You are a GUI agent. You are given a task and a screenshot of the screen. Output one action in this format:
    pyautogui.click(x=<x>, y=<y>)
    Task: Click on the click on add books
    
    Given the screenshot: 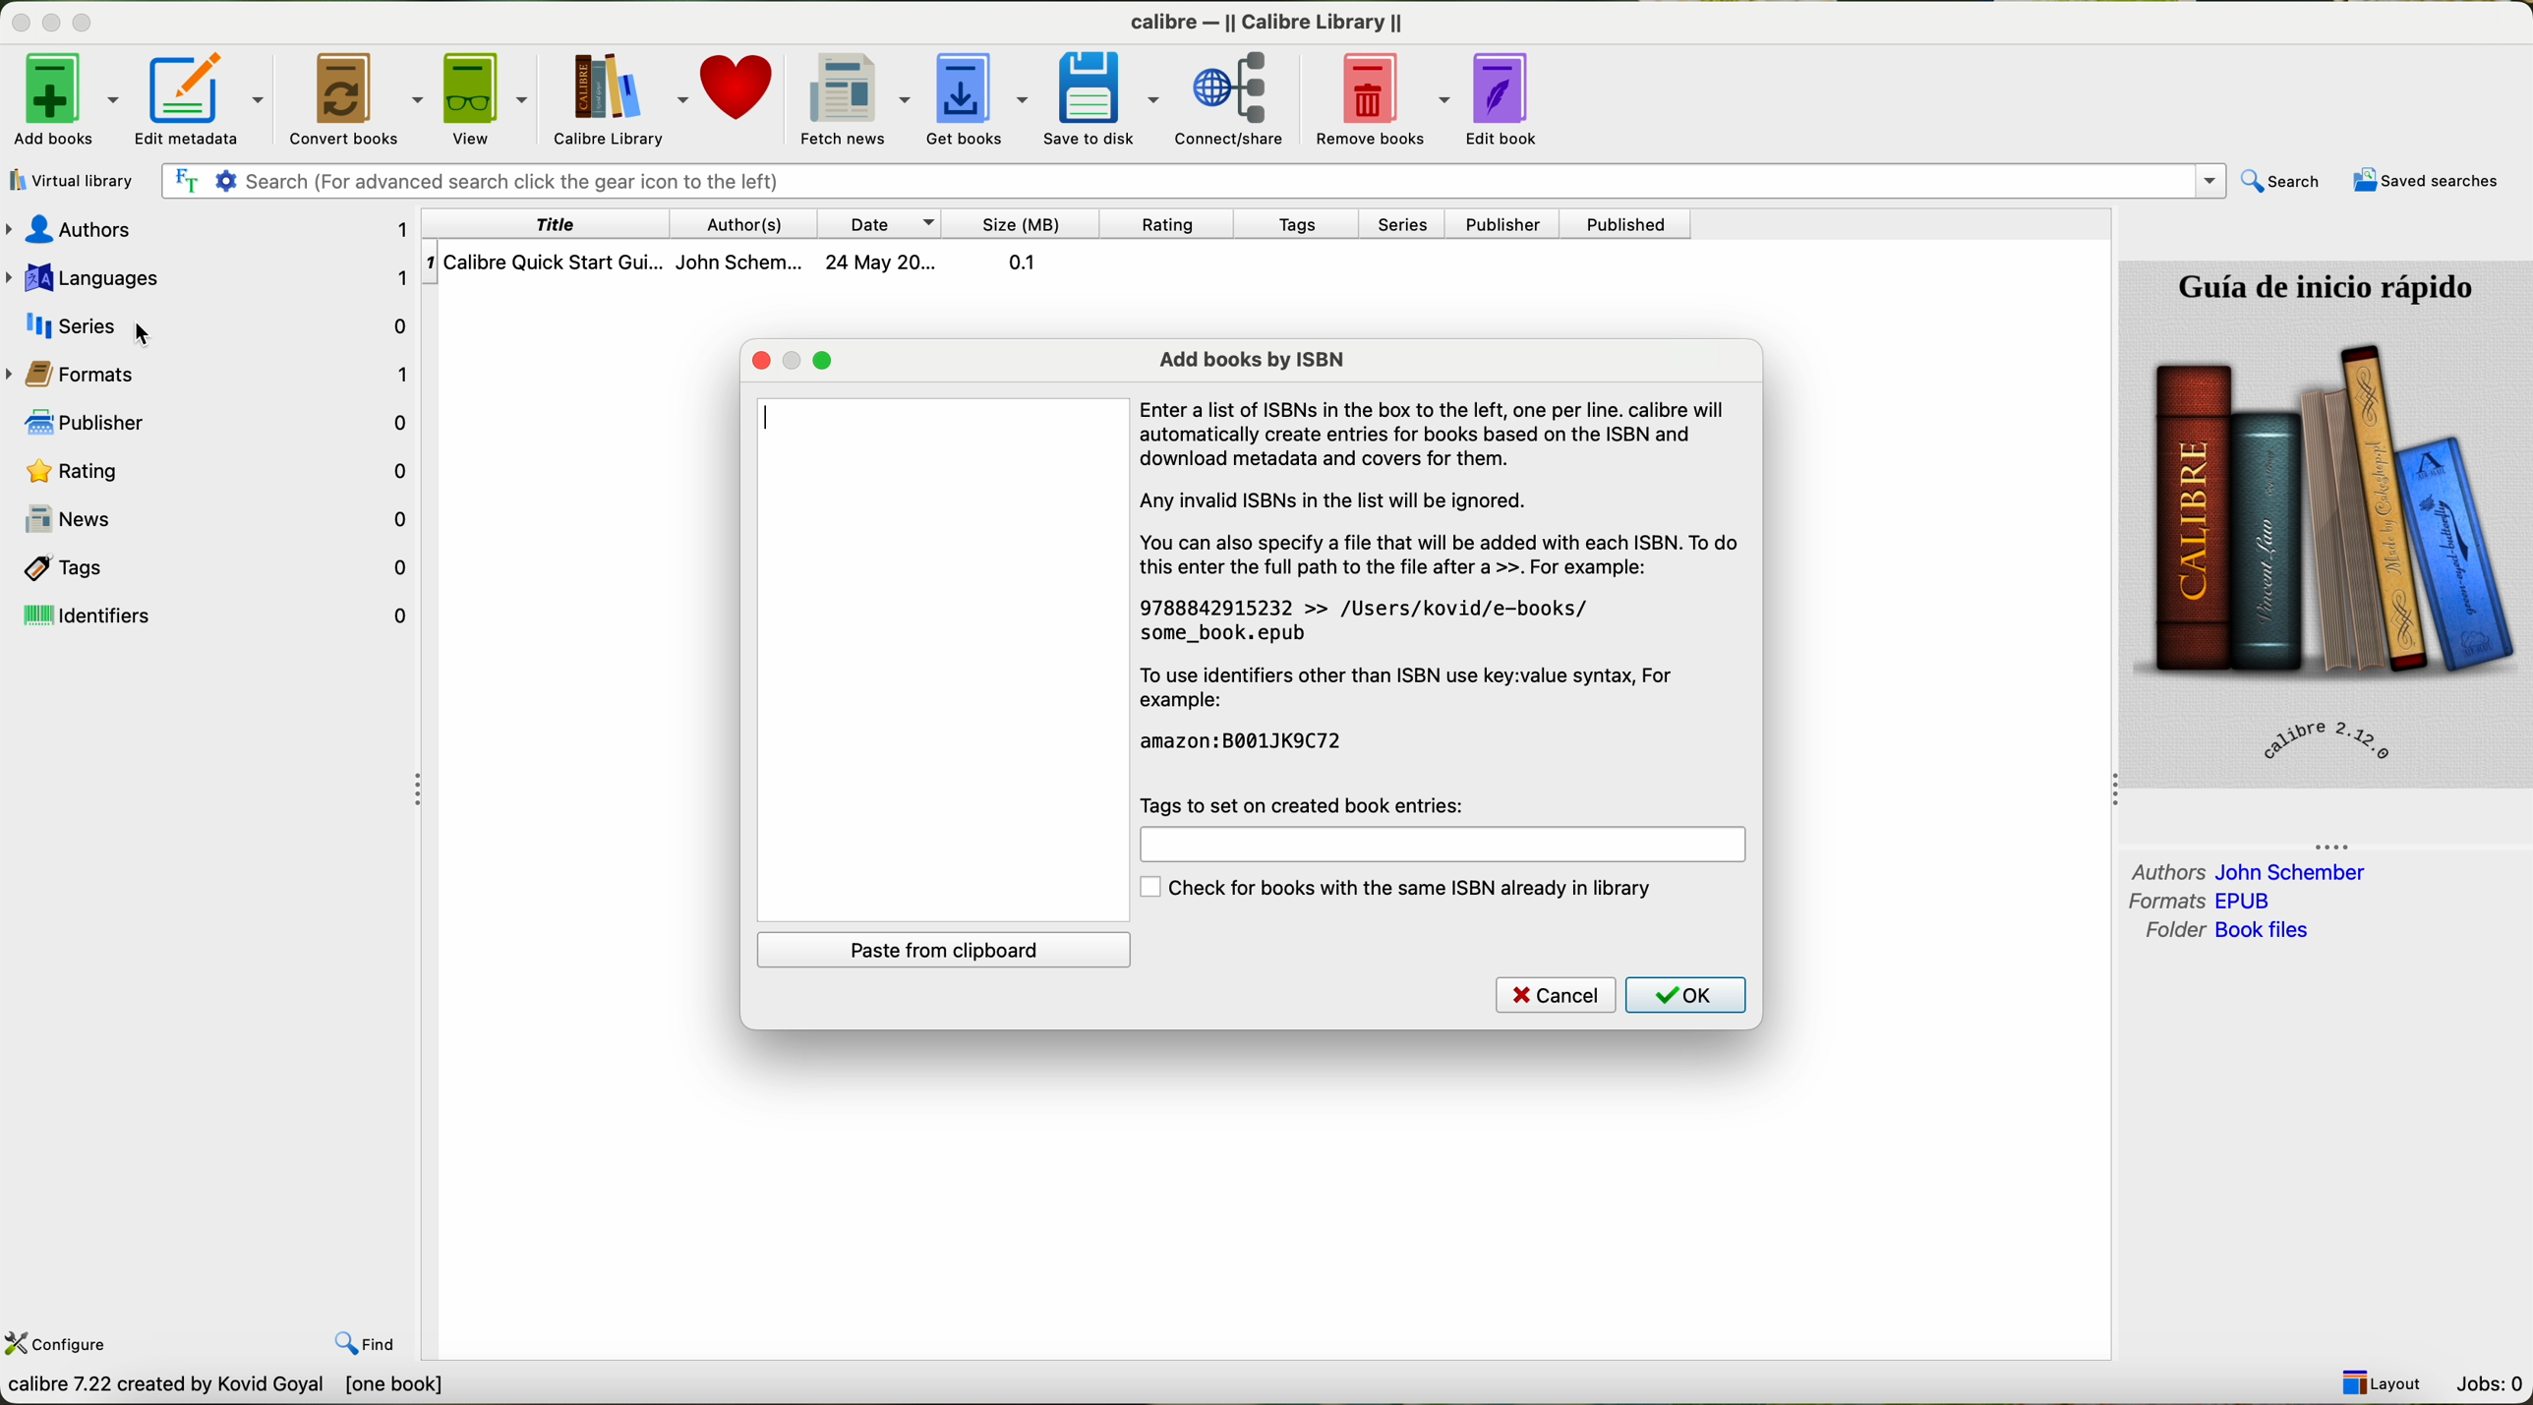 What is the action you would take?
    pyautogui.click(x=65, y=97)
    